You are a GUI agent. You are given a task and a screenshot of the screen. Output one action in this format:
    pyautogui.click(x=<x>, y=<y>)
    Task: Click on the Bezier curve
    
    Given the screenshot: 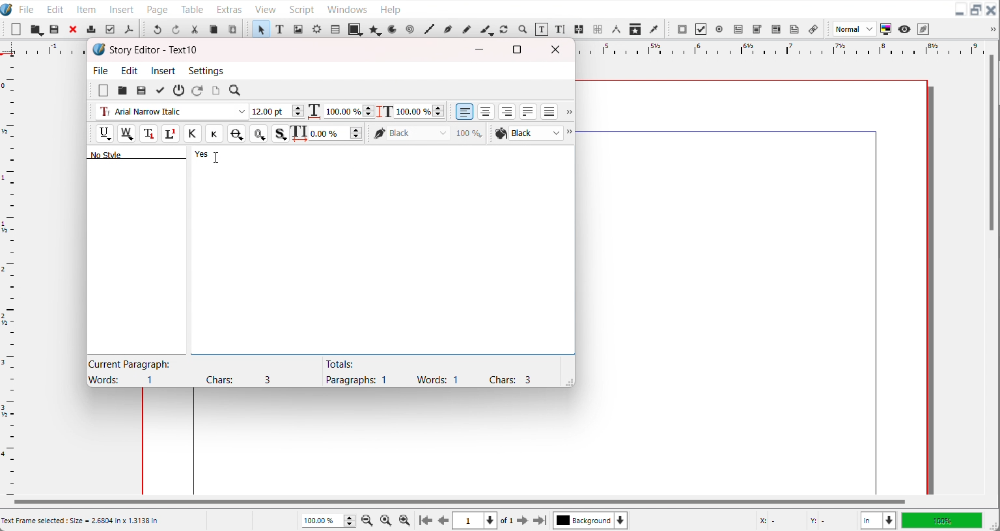 What is the action you would take?
    pyautogui.click(x=447, y=29)
    